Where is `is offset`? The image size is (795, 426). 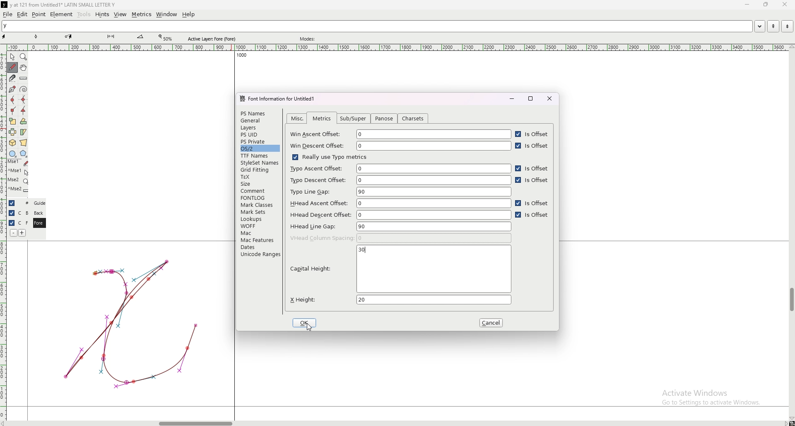
is offset is located at coordinates (532, 204).